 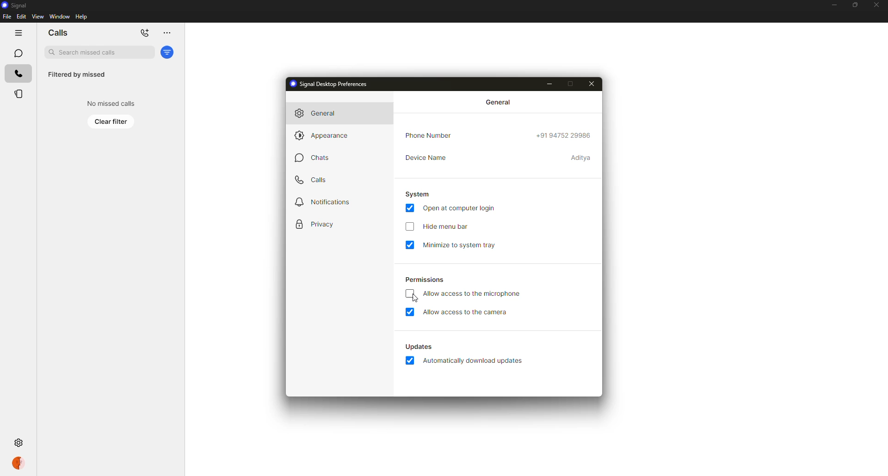 I want to click on click to enable, so click(x=410, y=226).